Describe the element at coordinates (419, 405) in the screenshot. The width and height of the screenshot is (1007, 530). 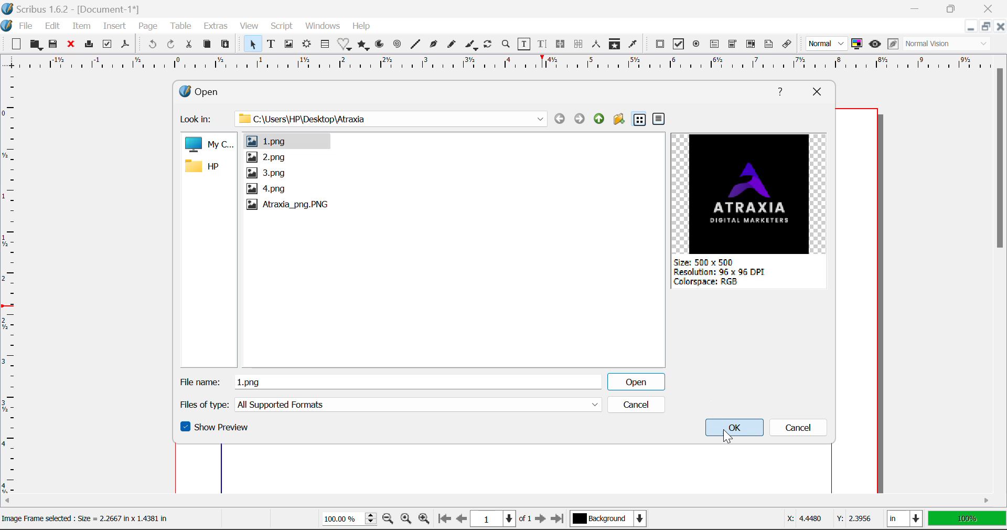
I see `: All Supported Formats ` at that location.